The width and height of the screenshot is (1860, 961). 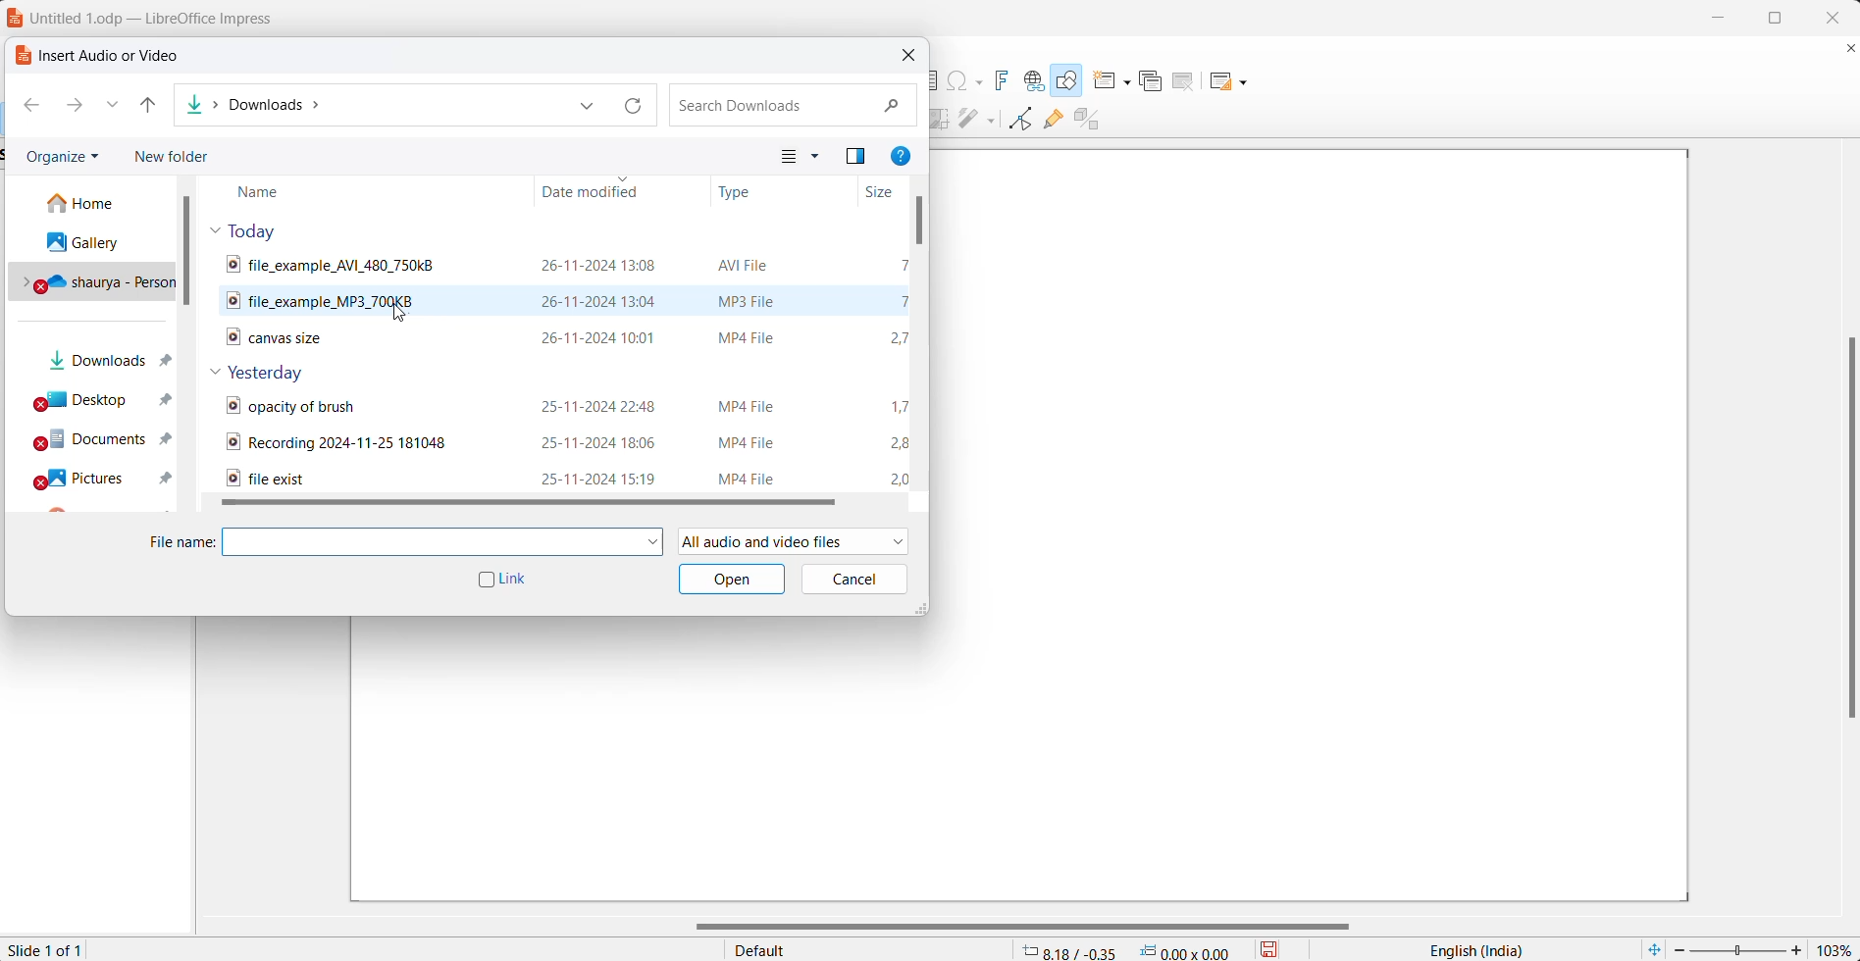 I want to click on insert special character, so click(x=966, y=80).